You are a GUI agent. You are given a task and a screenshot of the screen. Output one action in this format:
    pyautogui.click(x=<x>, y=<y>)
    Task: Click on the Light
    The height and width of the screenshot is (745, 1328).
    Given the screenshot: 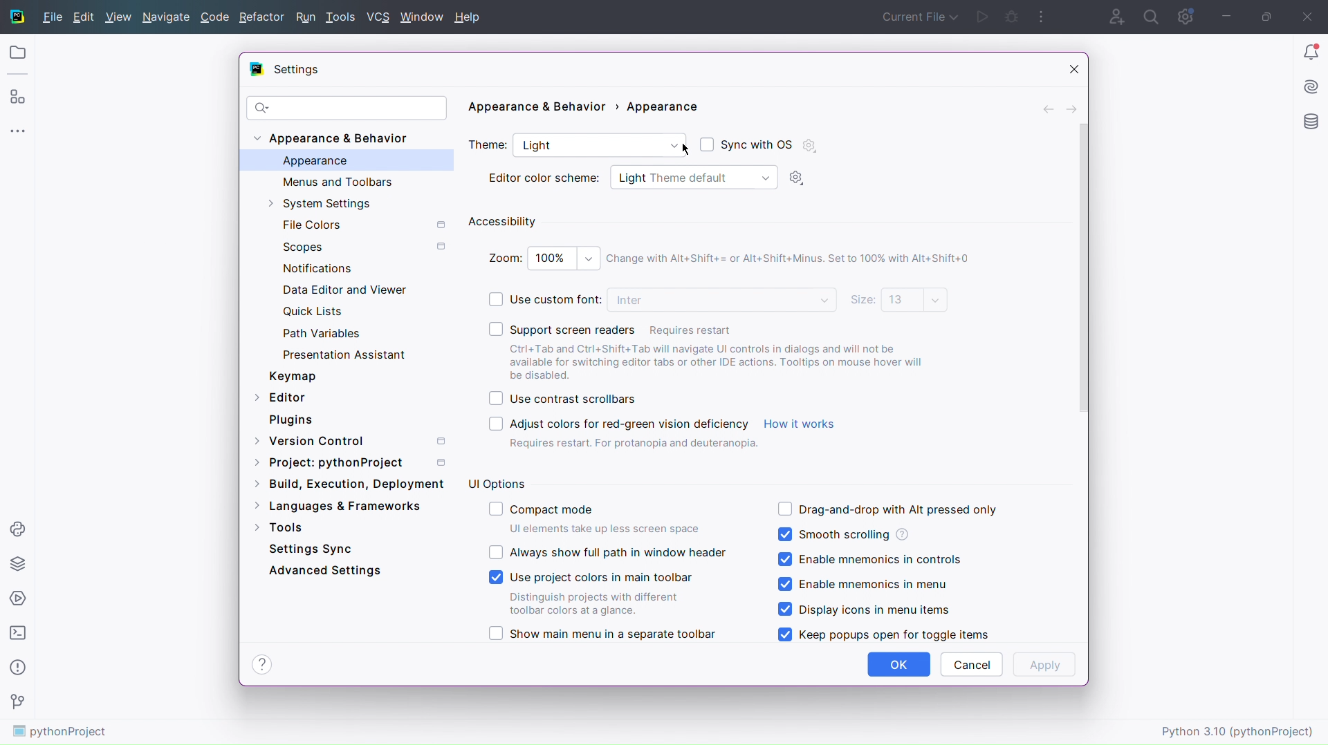 What is the action you would take?
    pyautogui.click(x=599, y=147)
    